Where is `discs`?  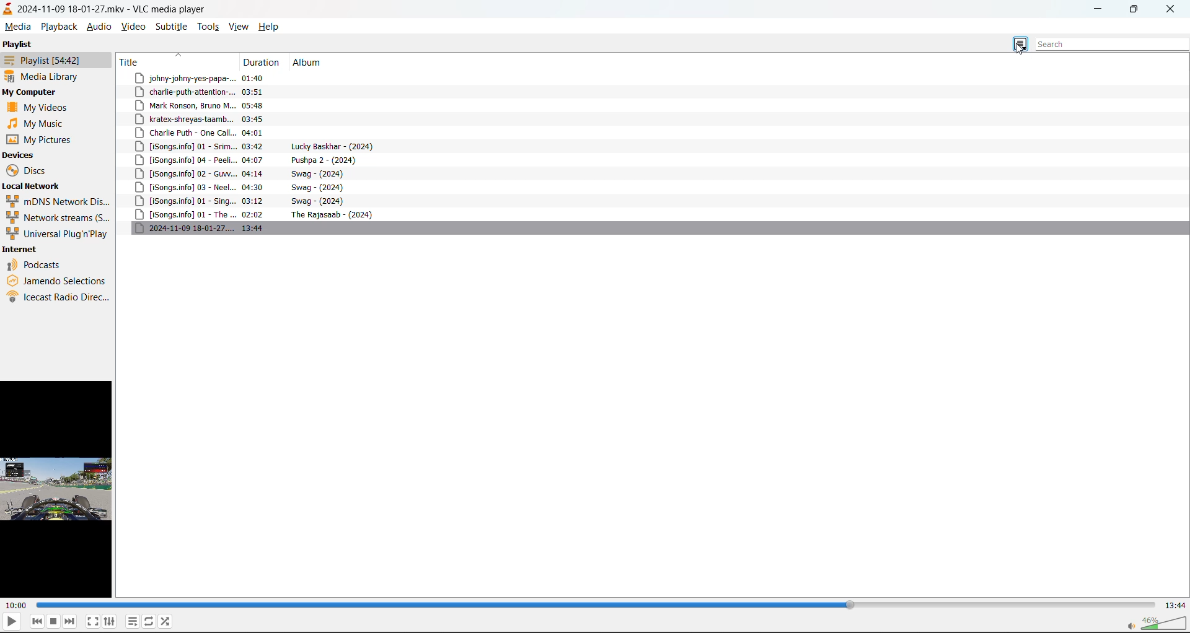
discs is located at coordinates (30, 170).